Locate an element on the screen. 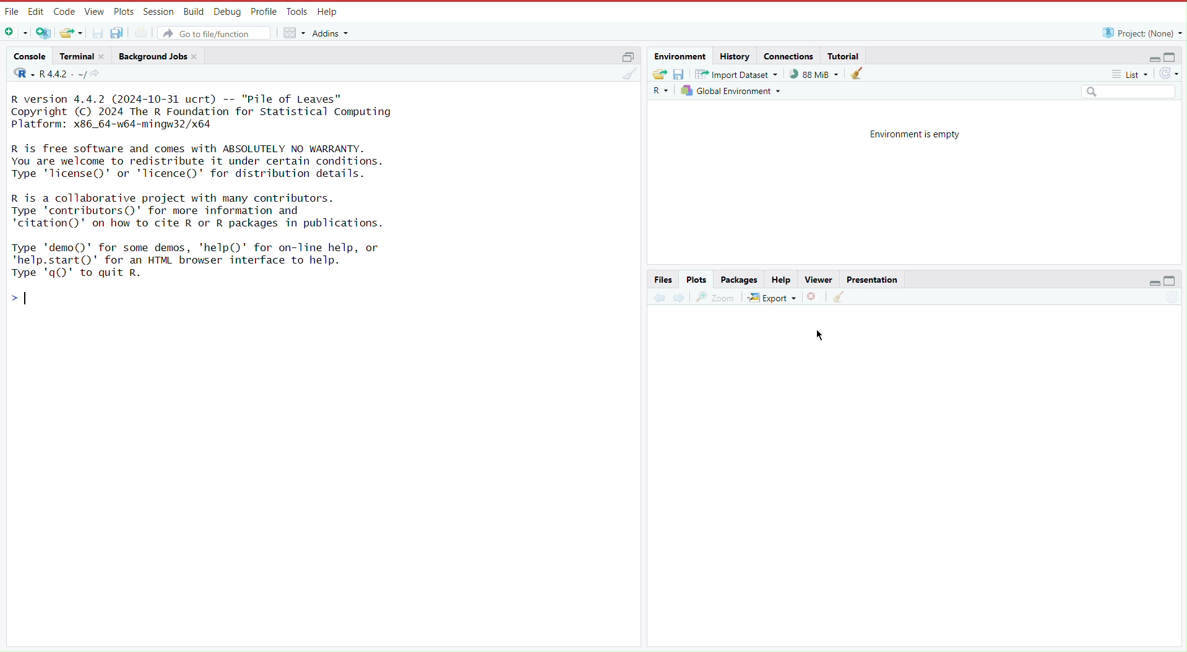 The image size is (1187, 652). Debug is located at coordinates (226, 11).